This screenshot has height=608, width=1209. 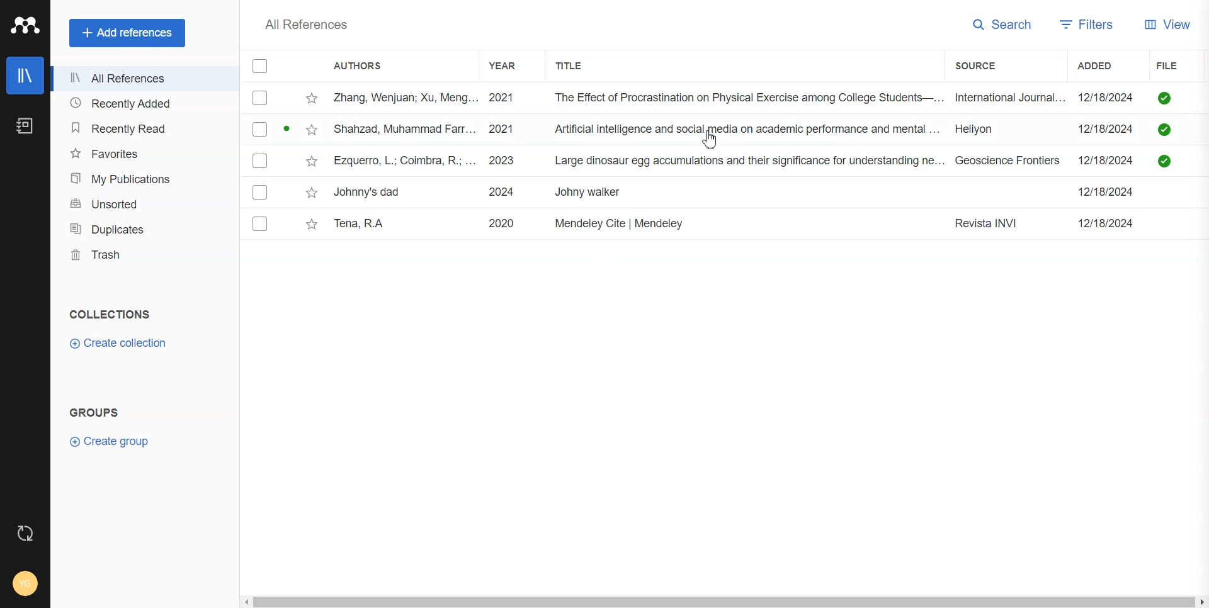 I want to click on Collection, so click(x=111, y=314).